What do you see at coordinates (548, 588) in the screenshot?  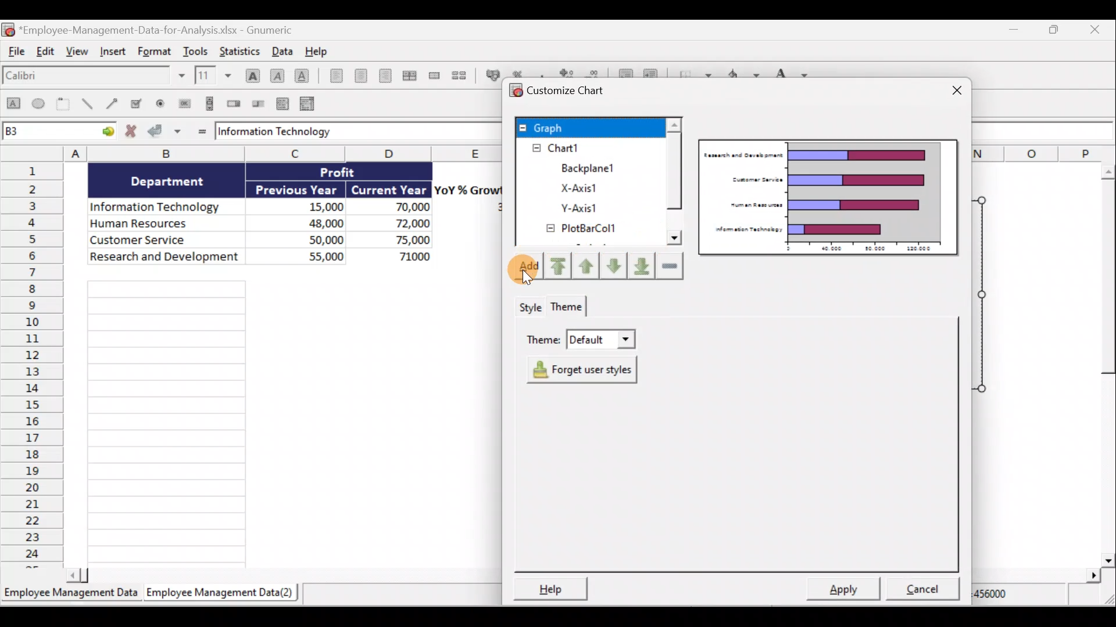 I see `Help` at bounding box center [548, 588].